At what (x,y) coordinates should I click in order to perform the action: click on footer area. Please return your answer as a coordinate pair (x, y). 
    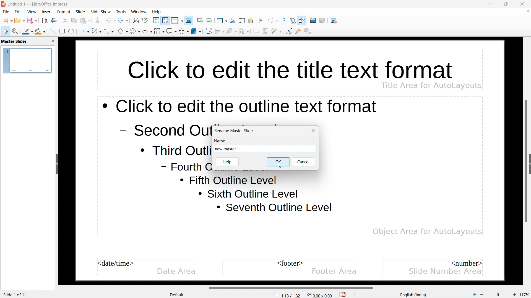
    Looking at the image, I should click on (334, 271).